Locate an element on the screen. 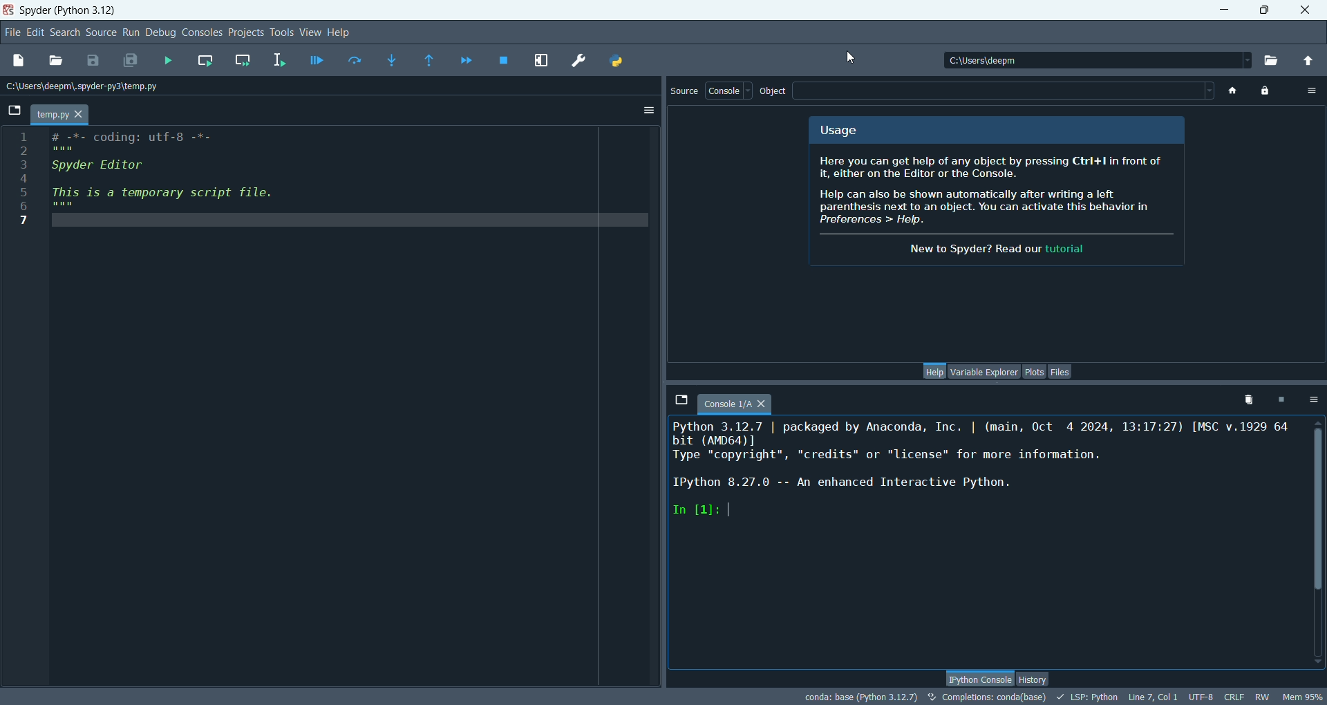 The width and height of the screenshot is (1327, 705). run files is located at coordinates (173, 62).